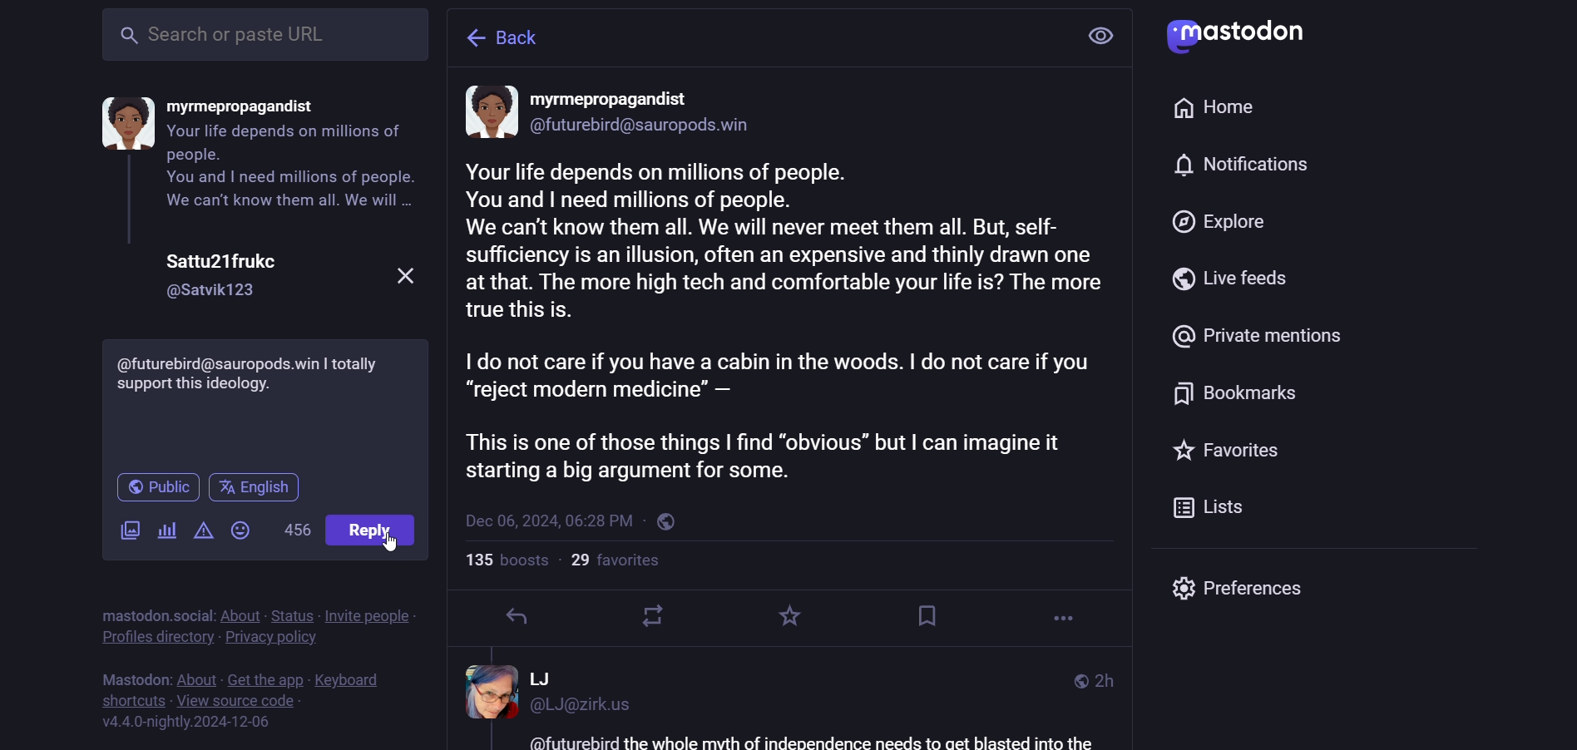 Image resolution: width=1577 pixels, height=750 pixels. Describe the element at coordinates (258, 486) in the screenshot. I see `english` at that location.